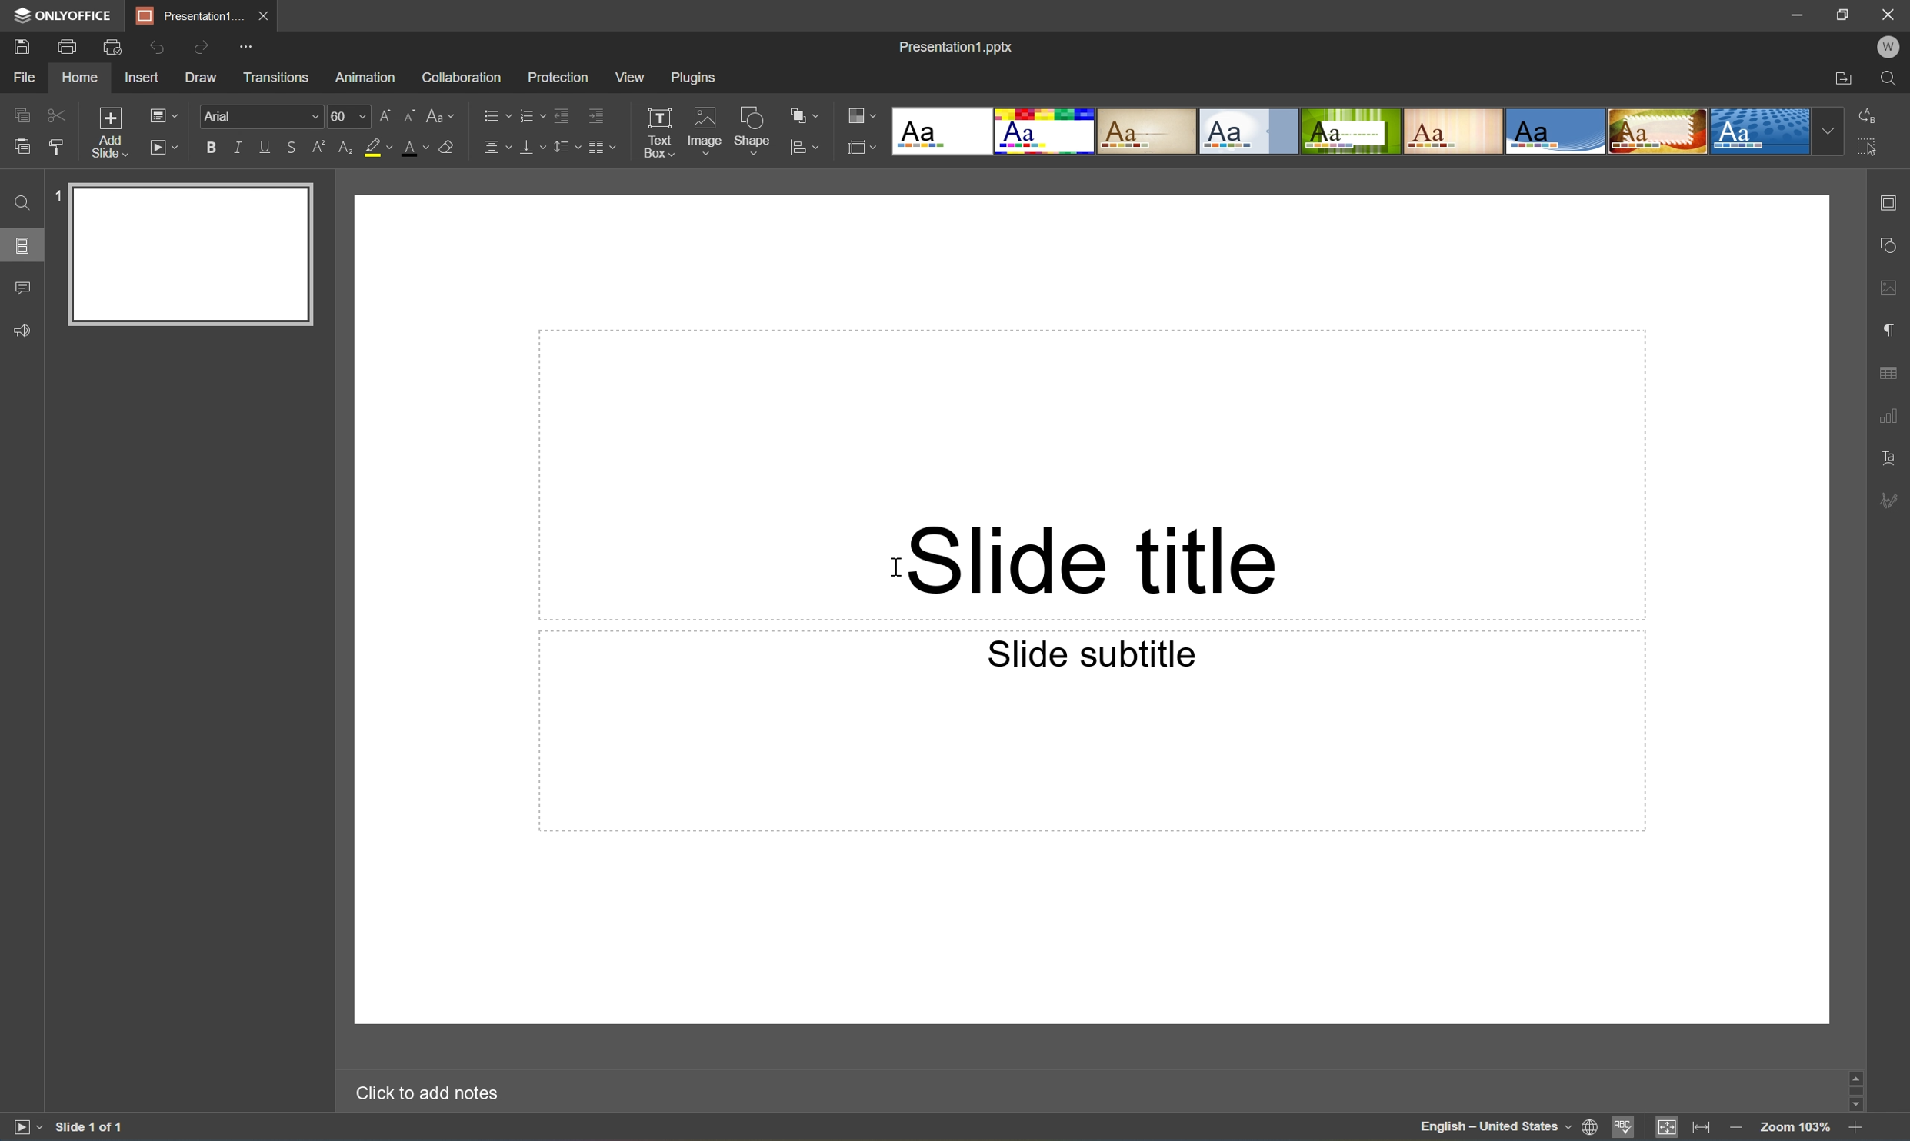  I want to click on Increment case, so click(378, 113).